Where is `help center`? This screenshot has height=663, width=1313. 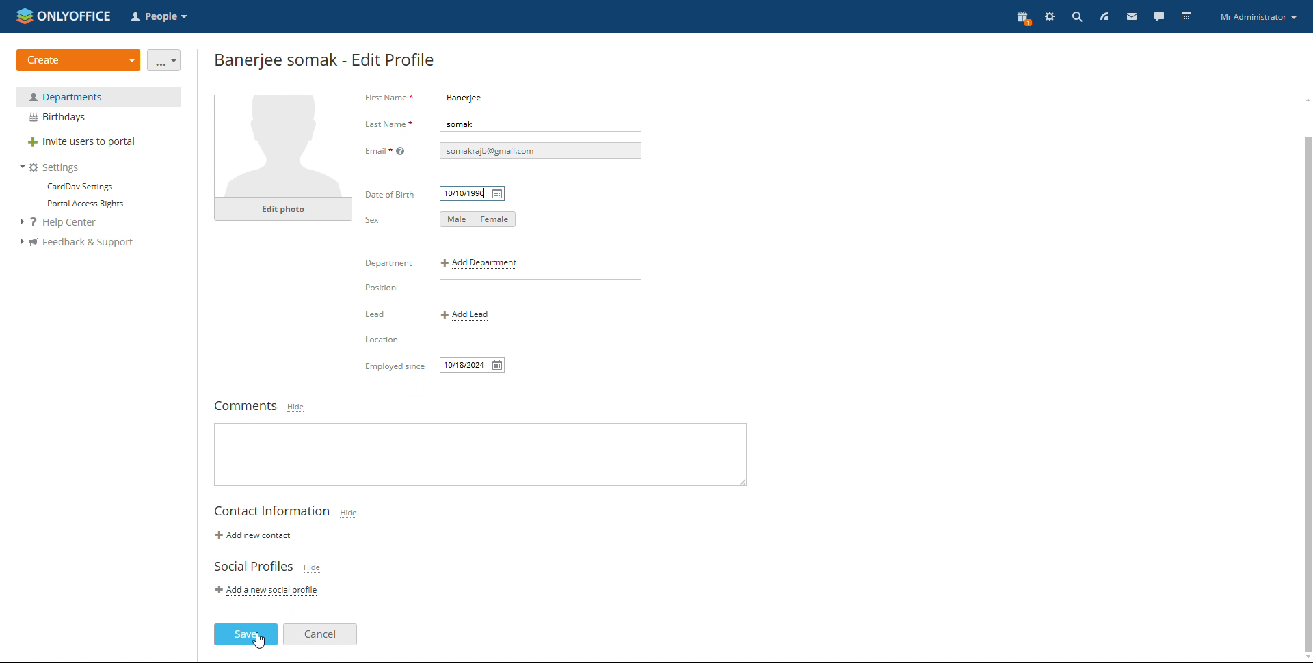 help center is located at coordinates (66, 223).